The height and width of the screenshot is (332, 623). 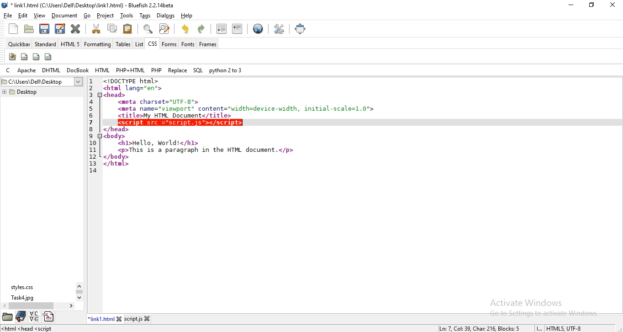 I want to click on fonts, so click(x=187, y=44).